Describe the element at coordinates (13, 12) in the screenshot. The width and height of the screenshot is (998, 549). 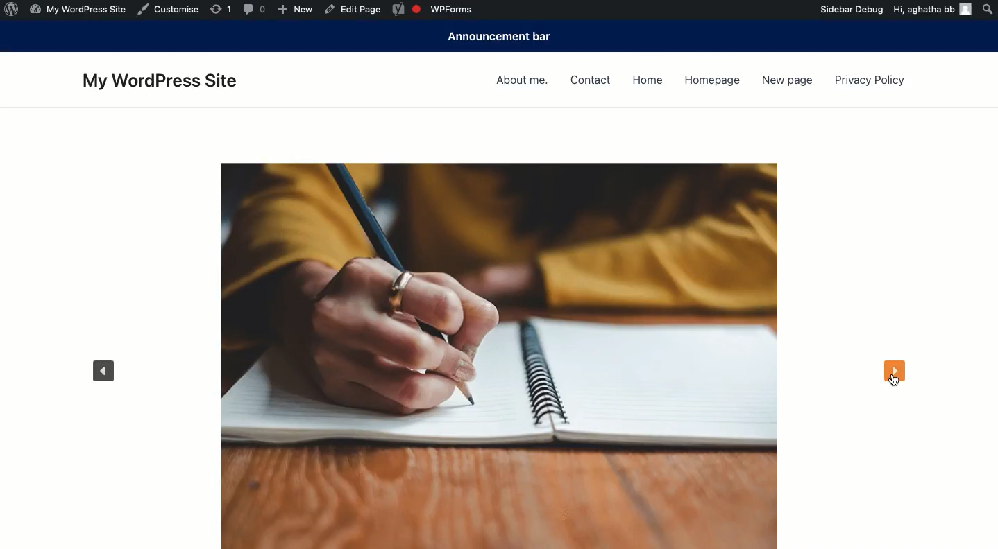
I see `Wordpress` at that location.